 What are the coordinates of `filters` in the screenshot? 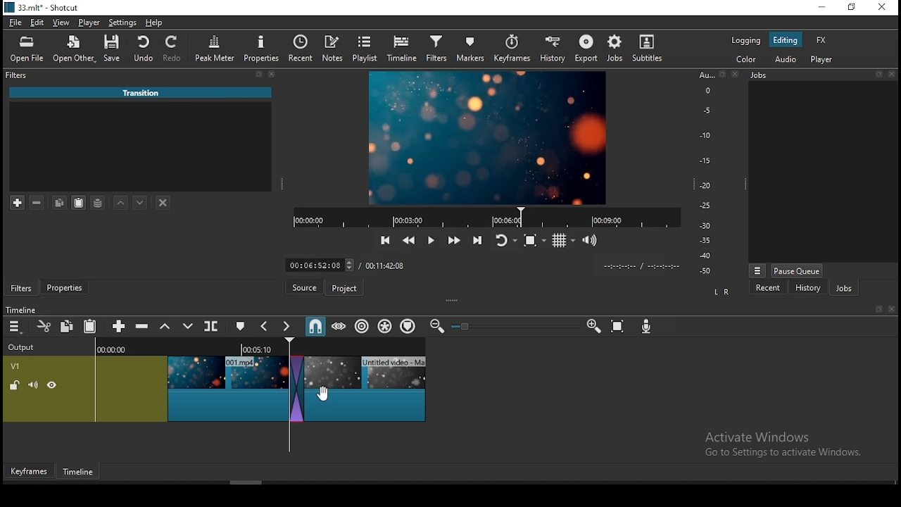 It's located at (436, 49).